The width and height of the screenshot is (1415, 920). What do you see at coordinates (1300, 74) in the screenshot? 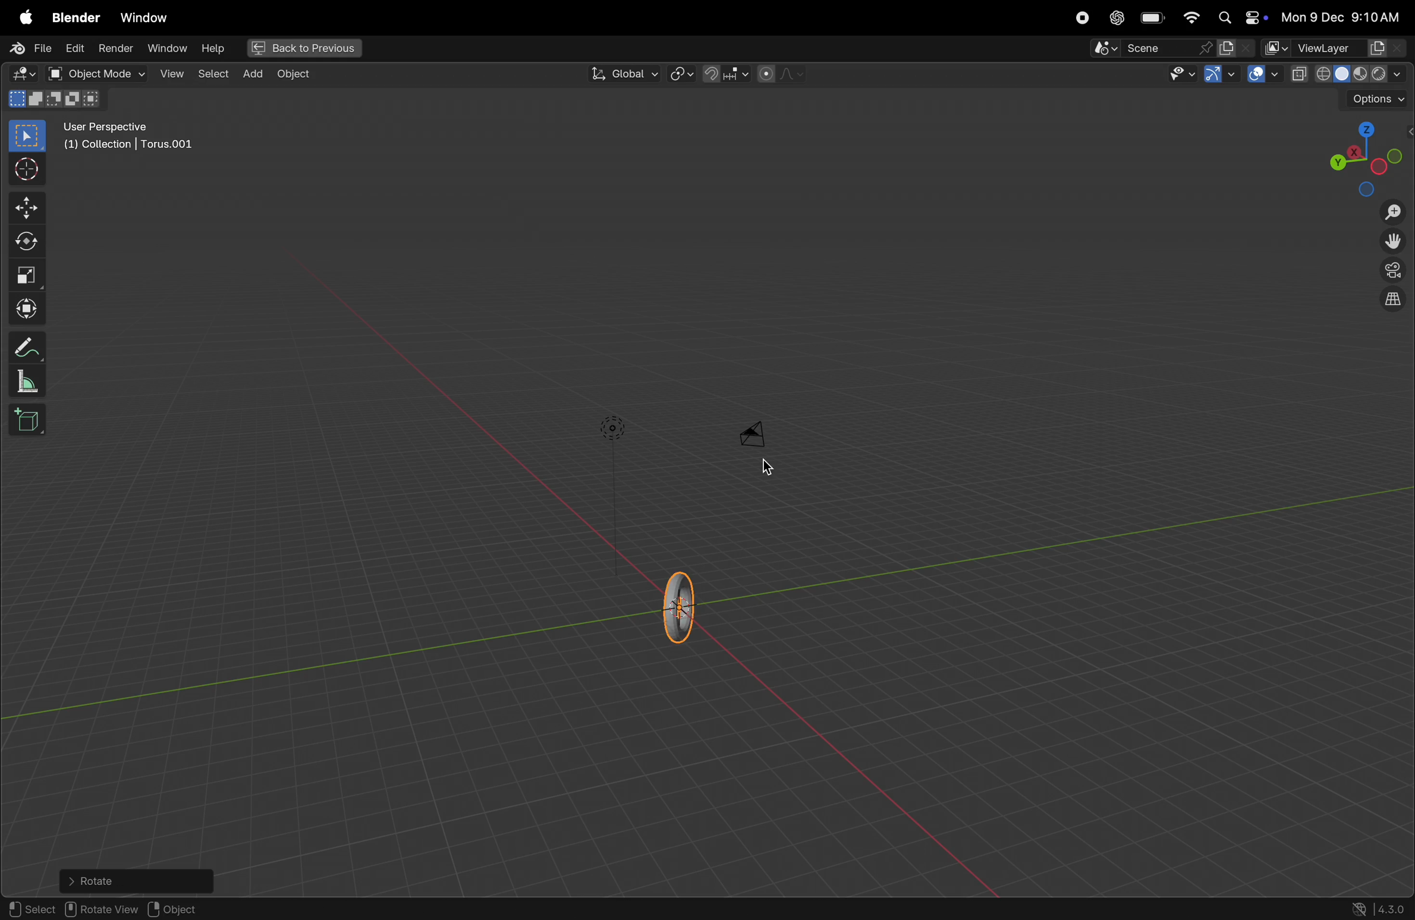
I see `copy` at bounding box center [1300, 74].